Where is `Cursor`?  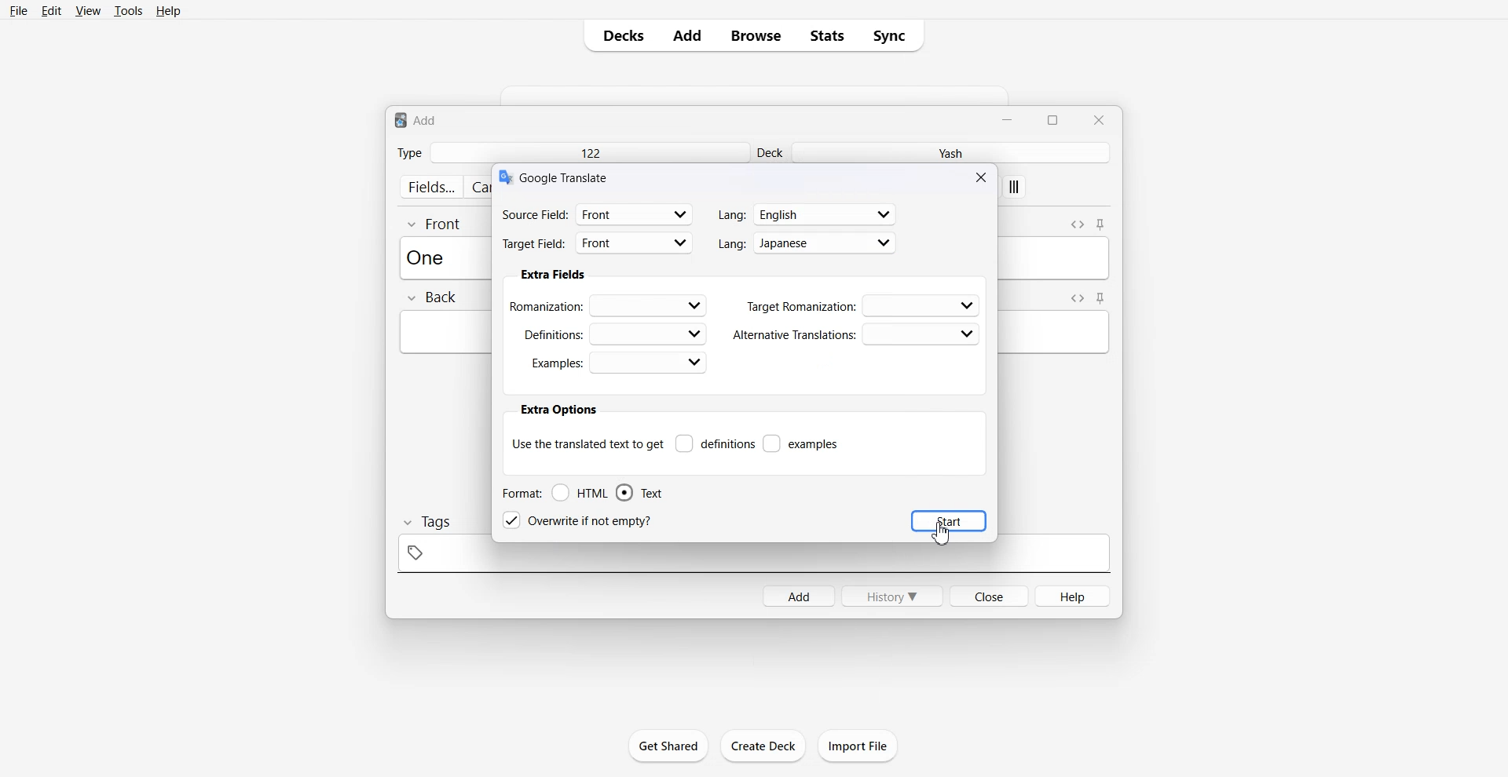 Cursor is located at coordinates (943, 534).